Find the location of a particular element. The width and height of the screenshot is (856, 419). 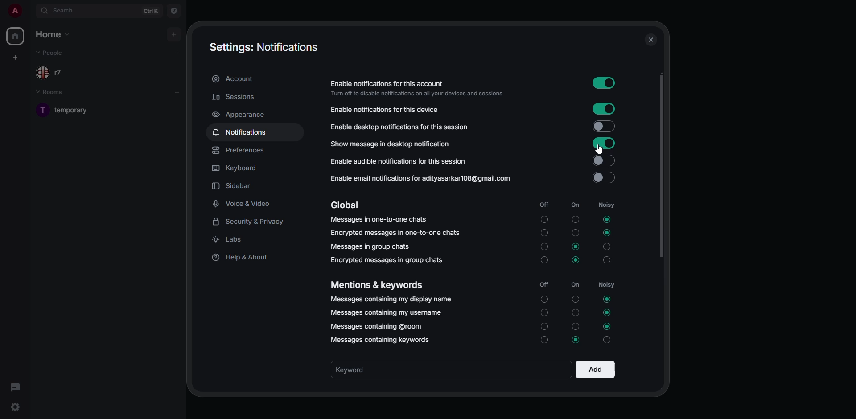

selected is located at coordinates (606, 218).